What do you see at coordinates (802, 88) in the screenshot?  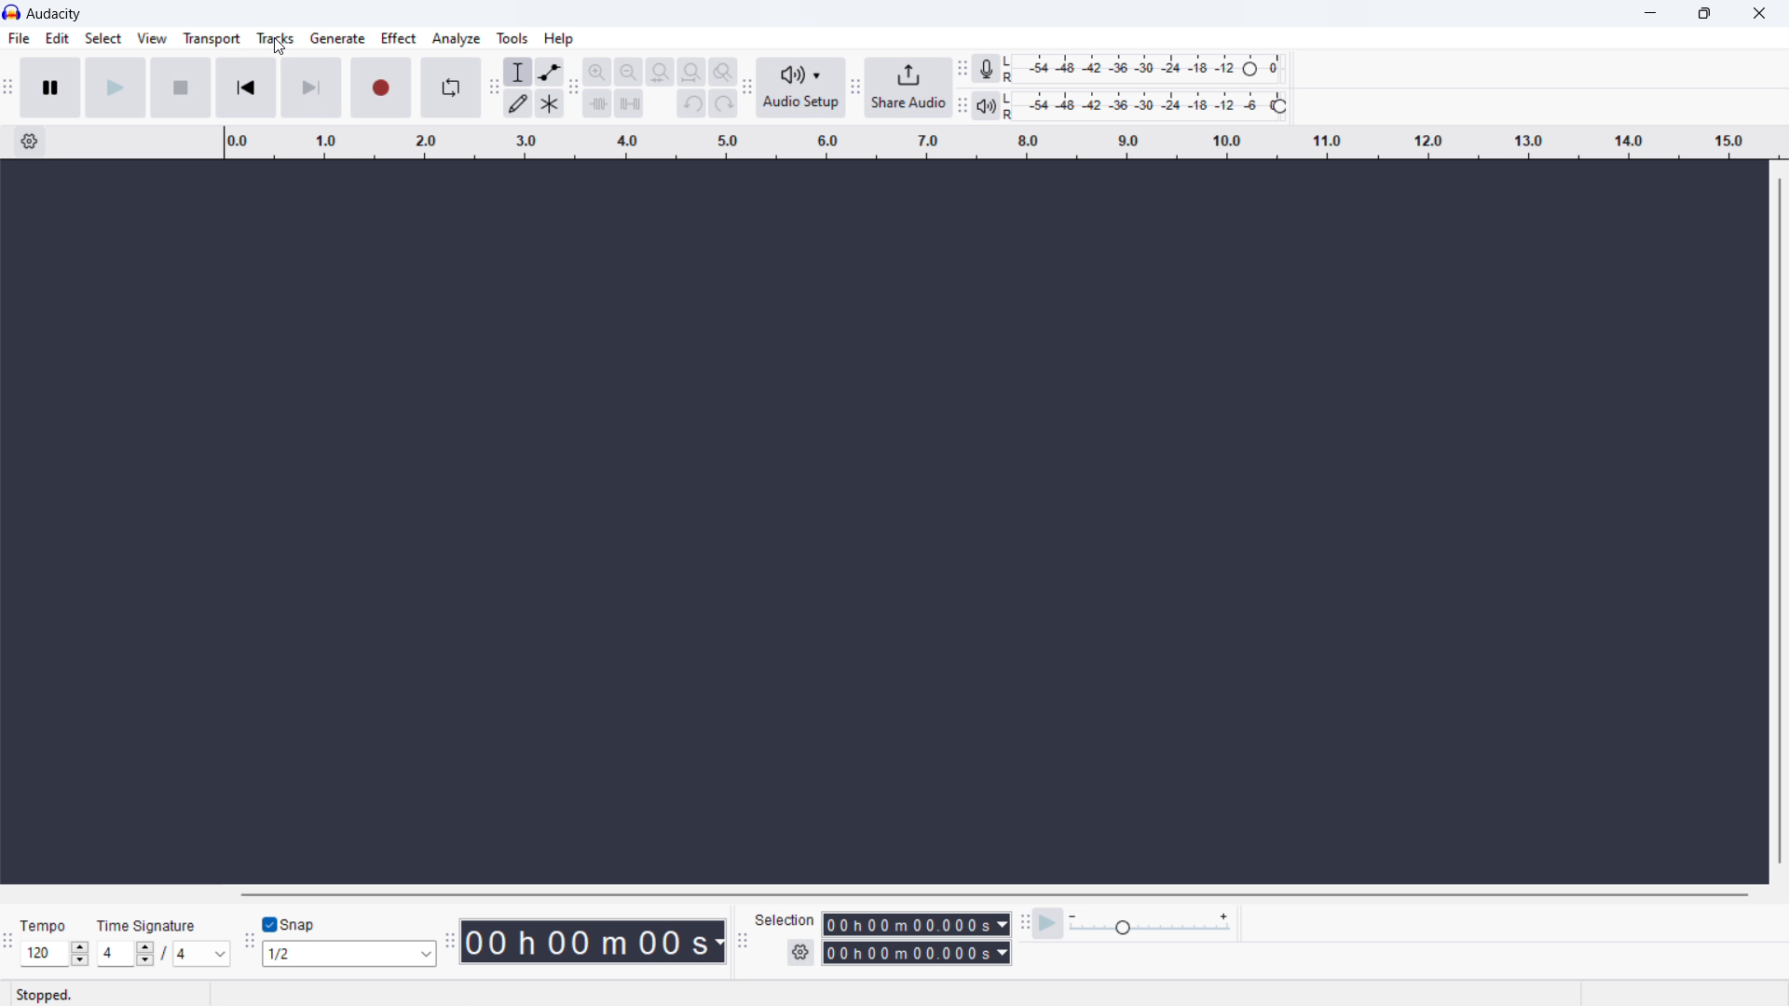 I see `audio setup` at bounding box center [802, 88].